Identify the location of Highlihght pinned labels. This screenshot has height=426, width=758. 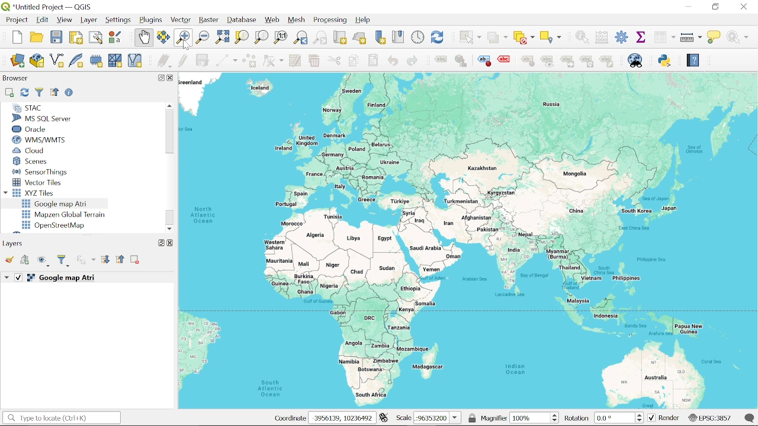
(484, 61).